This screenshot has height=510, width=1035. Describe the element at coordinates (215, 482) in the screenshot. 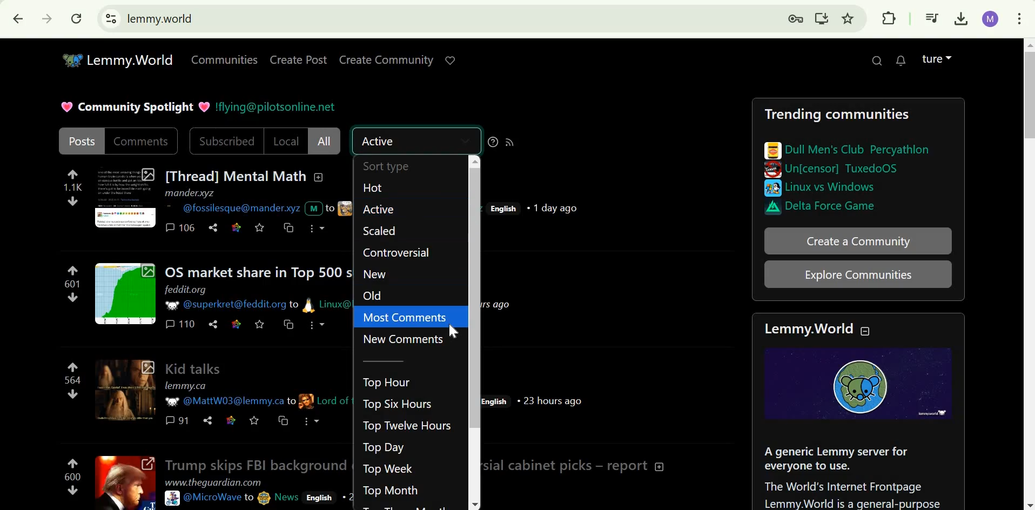

I see `www.theguardian.com` at that location.